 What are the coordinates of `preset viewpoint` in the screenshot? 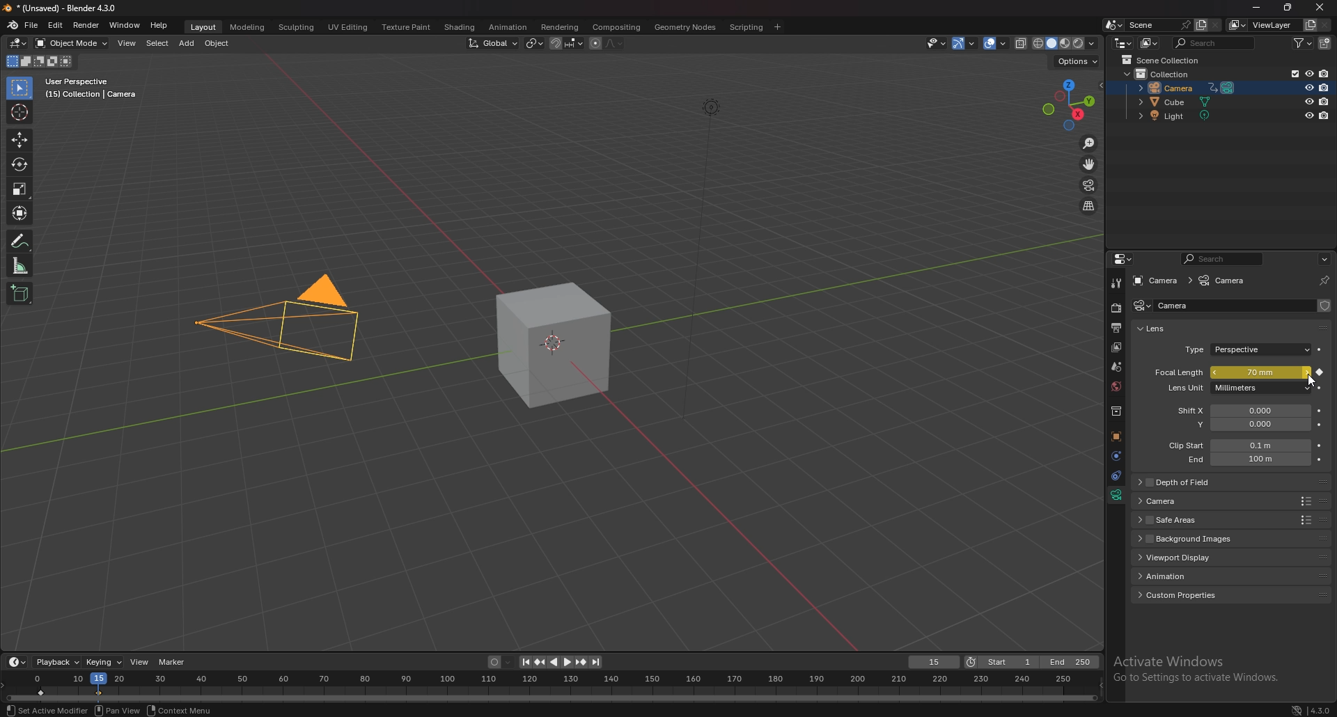 It's located at (1068, 104).